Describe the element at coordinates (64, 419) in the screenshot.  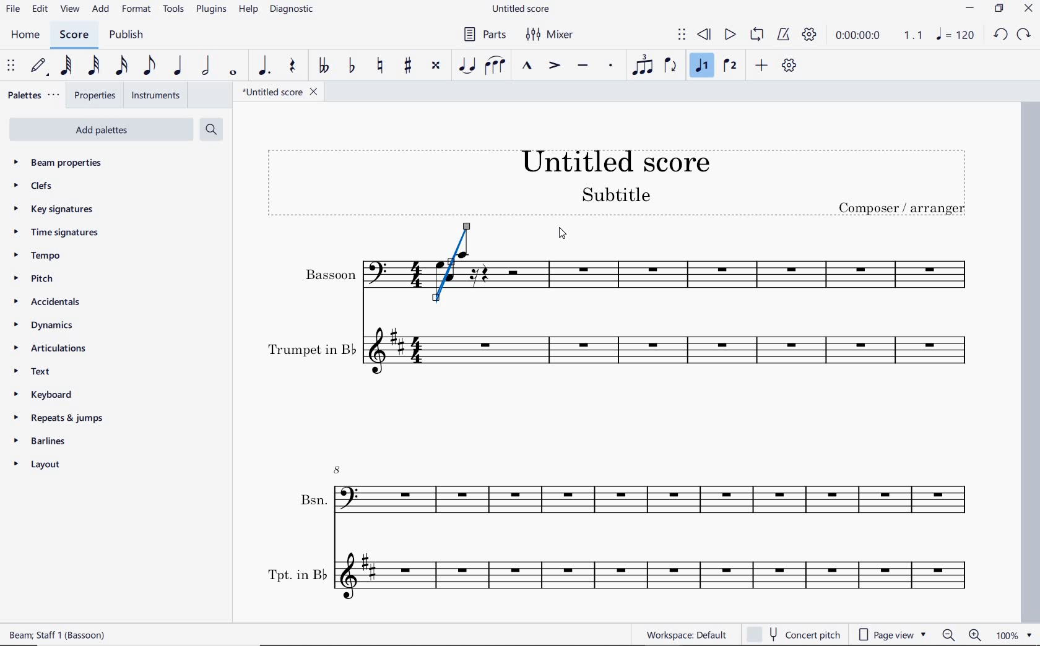
I see `repeats & jumps` at that location.